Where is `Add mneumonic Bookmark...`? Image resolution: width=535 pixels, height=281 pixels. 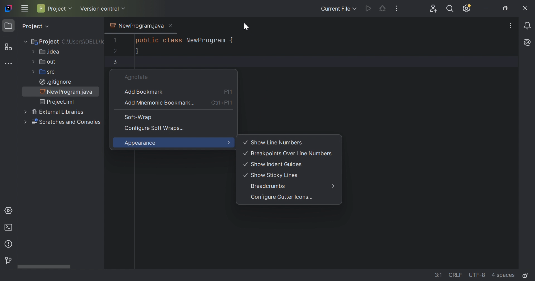 Add mneumonic Bookmark... is located at coordinates (159, 103).